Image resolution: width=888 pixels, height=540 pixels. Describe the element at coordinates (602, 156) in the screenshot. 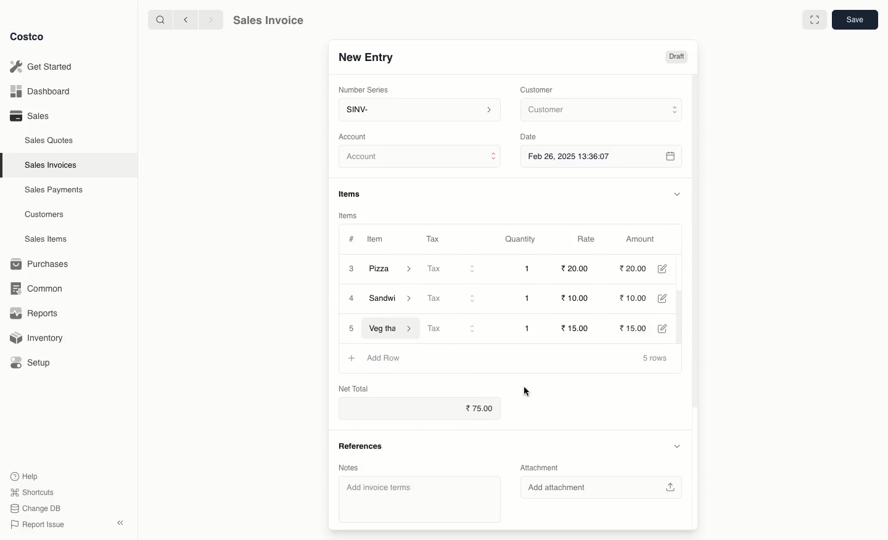

I see `Feb 26, 2025 13:36:07` at that location.